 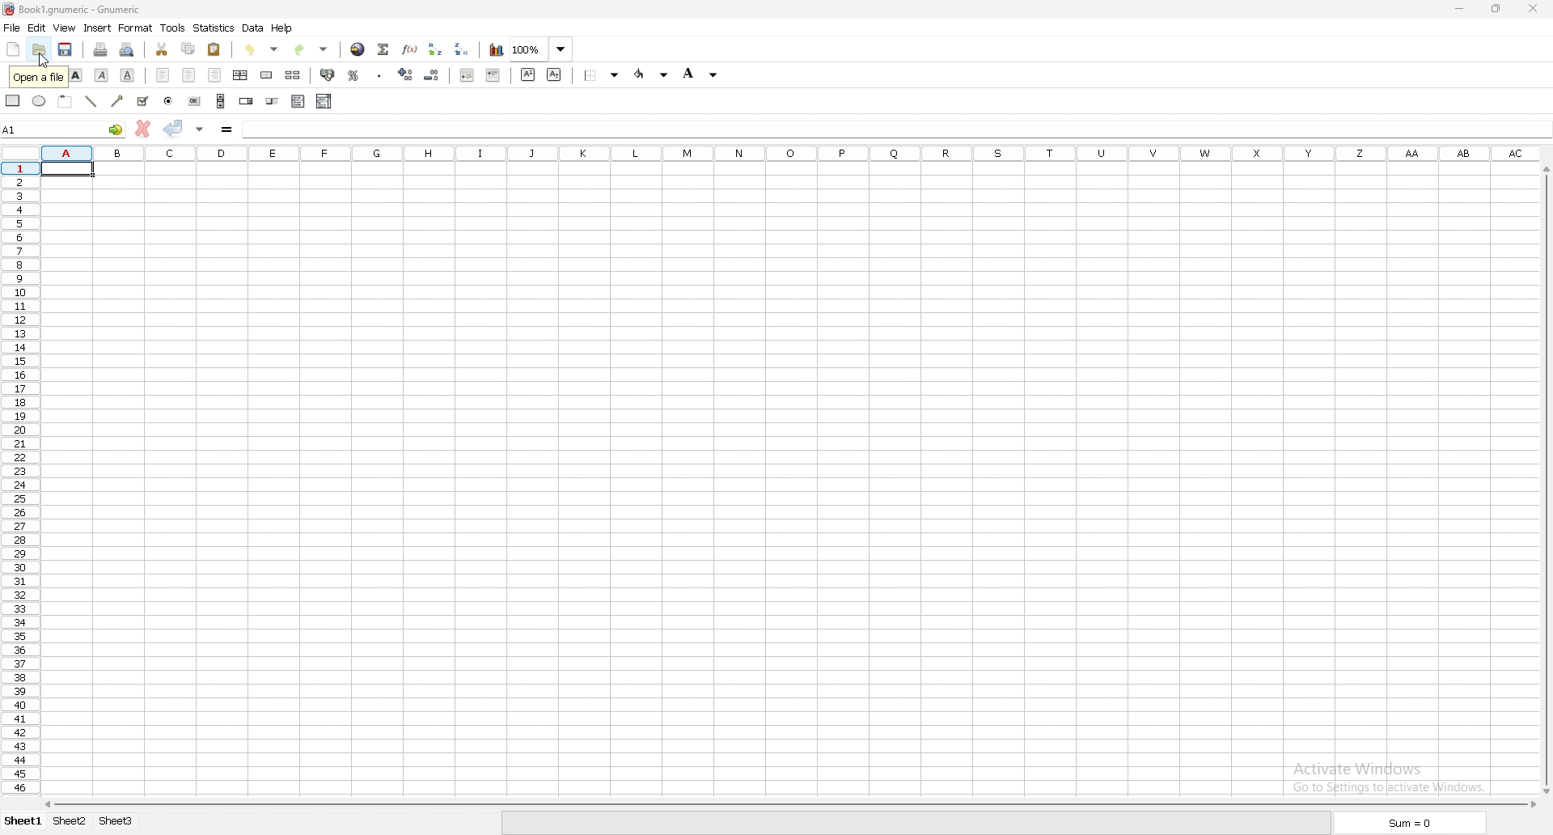 What do you see at coordinates (1404, 823) in the screenshot?
I see `sum=0` at bounding box center [1404, 823].